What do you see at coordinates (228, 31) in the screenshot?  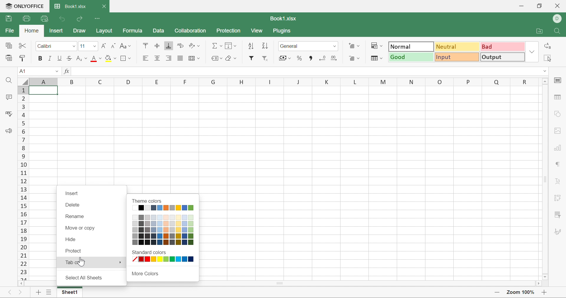 I see `Protection` at bounding box center [228, 31].